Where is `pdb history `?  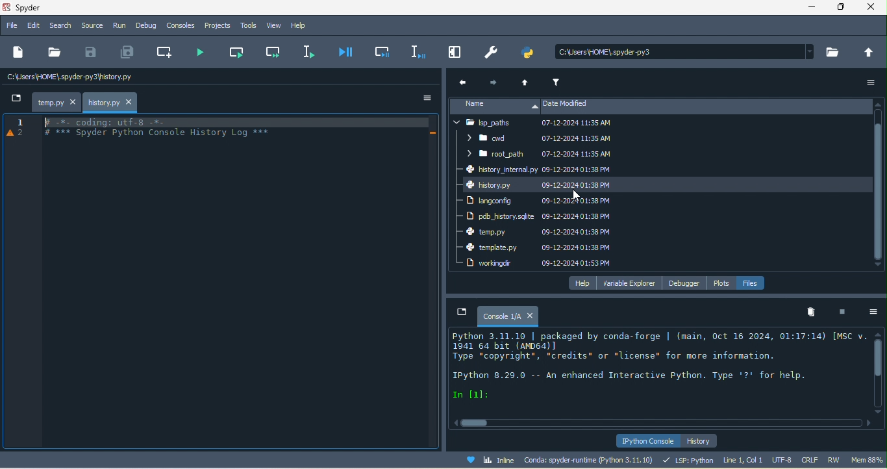
pdb history  is located at coordinates (498, 216).